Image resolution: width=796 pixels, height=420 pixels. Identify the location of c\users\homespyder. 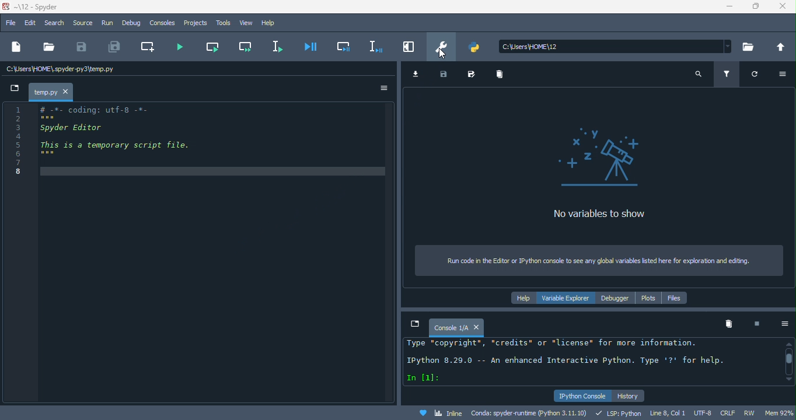
(61, 70).